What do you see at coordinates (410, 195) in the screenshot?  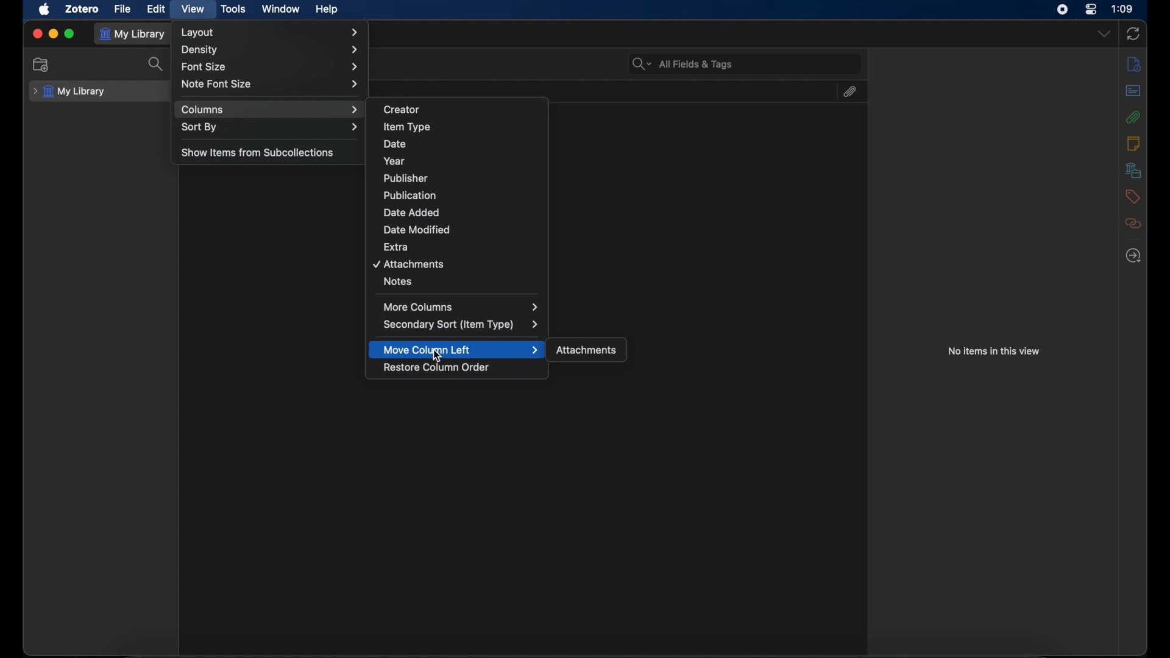 I see `publication` at bounding box center [410, 195].